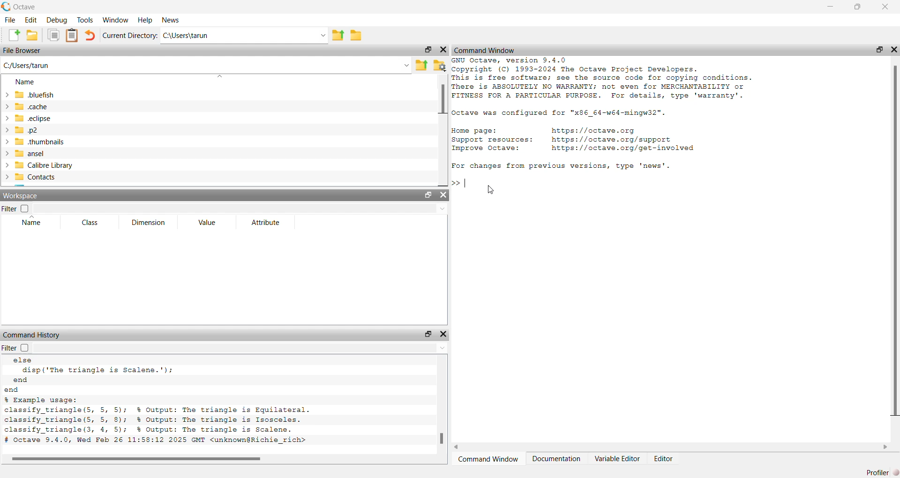  What do you see at coordinates (6, 6) in the screenshot?
I see `logo` at bounding box center [6, 6].